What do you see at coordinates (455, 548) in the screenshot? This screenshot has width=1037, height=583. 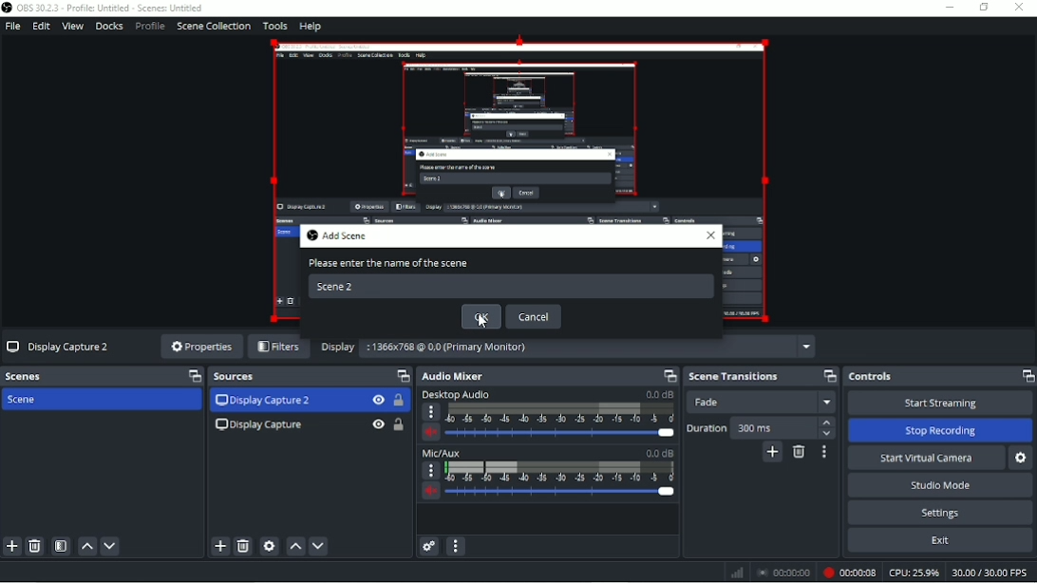 I see `Audio mixer menu` at bounding box center [455, 548].